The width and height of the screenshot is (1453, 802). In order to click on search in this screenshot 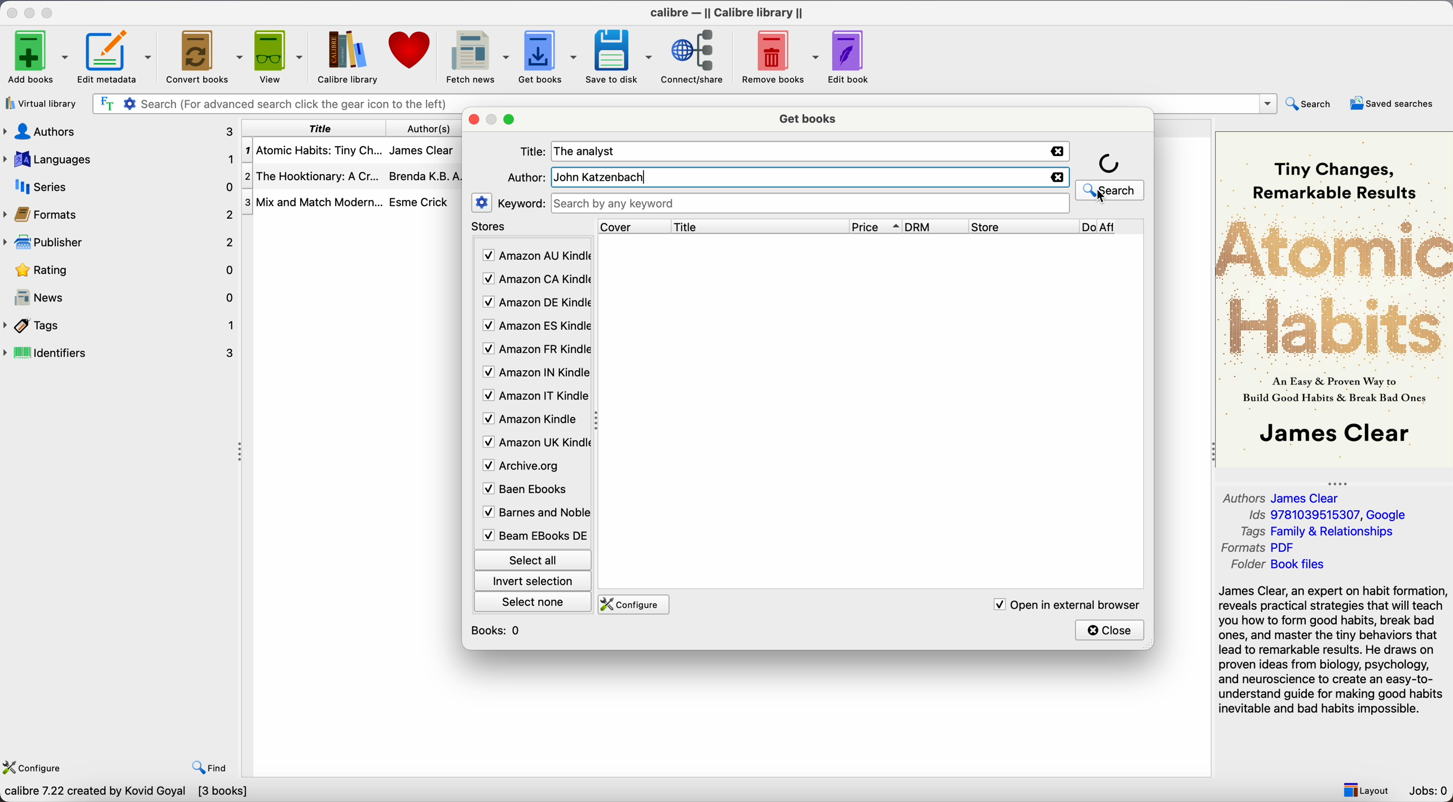, I will do `click(1109, 190)`.